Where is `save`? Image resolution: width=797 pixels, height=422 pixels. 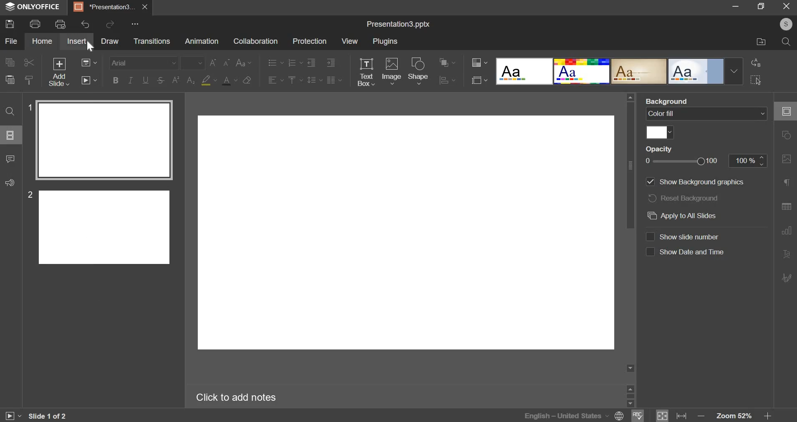
save is located at coordinates (10, 23).